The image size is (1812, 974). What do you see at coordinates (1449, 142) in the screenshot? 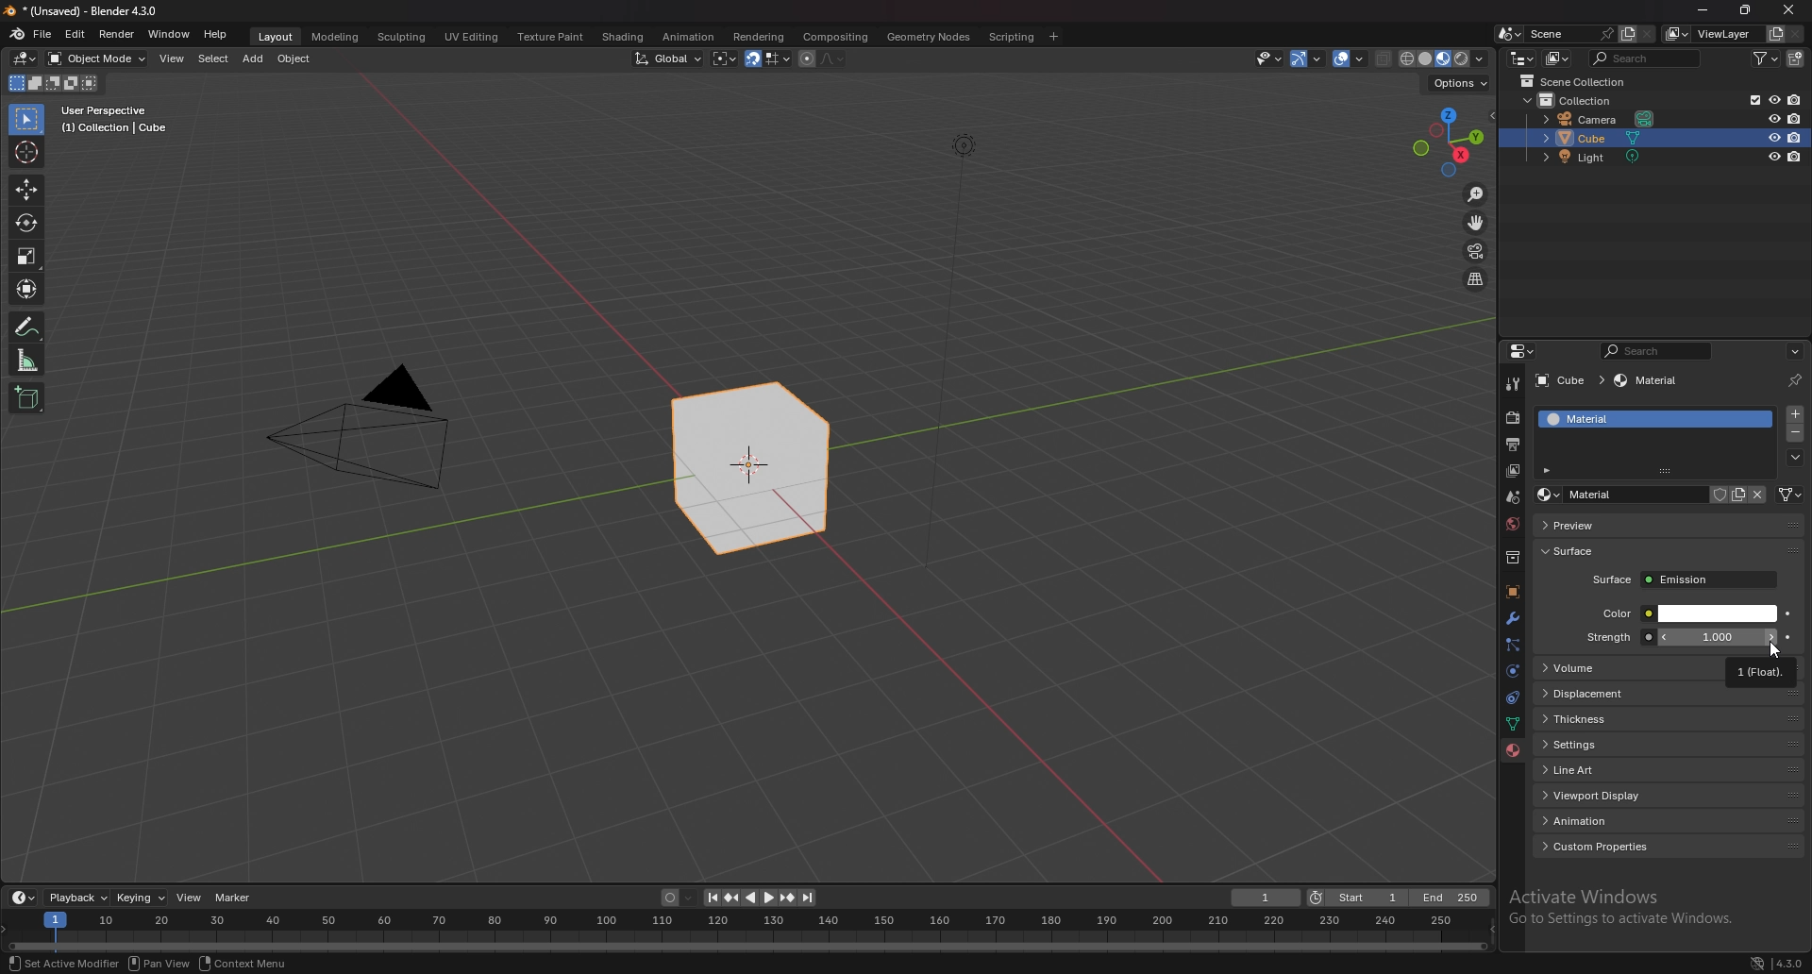
I see `preset viewpoint` at bounding box center [1449, 142].